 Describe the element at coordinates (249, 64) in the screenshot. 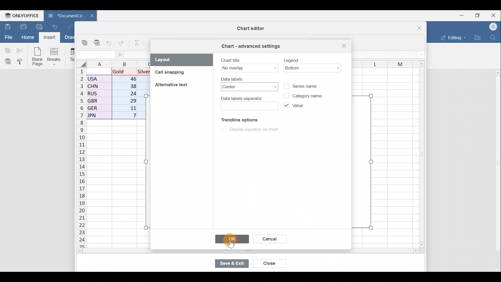

I see `Chart title` at that location.